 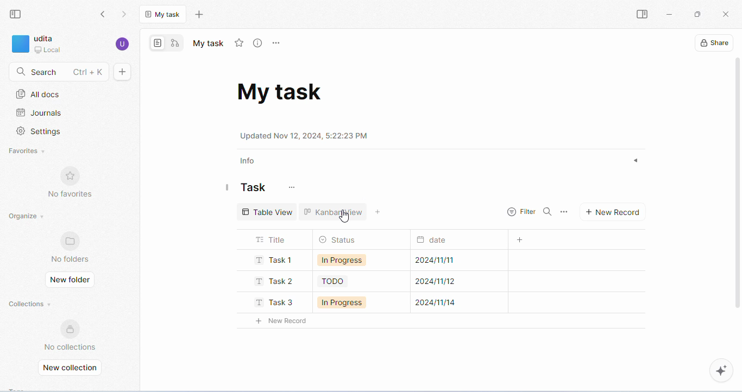 What do you see at coordinates (347, 216) in the screenshot?
I see `cursor` at bounding box center [347, 216].